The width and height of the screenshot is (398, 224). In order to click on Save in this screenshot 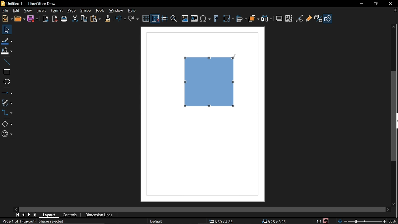, I will do `click(326, 221)`.